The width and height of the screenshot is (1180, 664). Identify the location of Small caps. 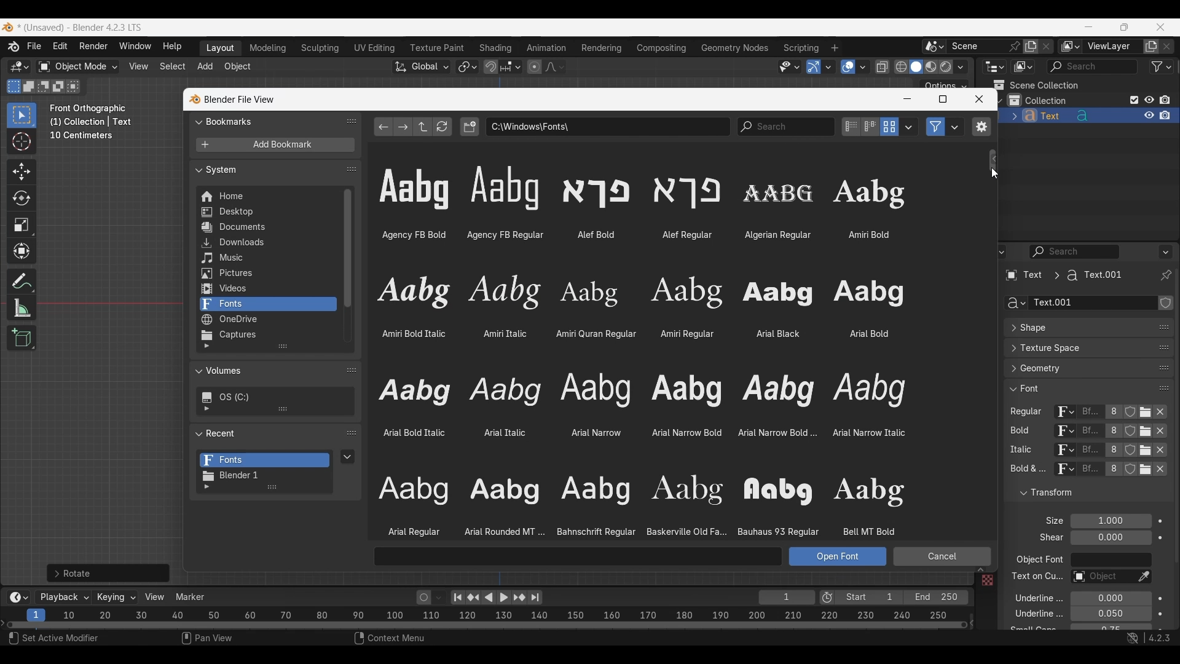
(1110, 627).